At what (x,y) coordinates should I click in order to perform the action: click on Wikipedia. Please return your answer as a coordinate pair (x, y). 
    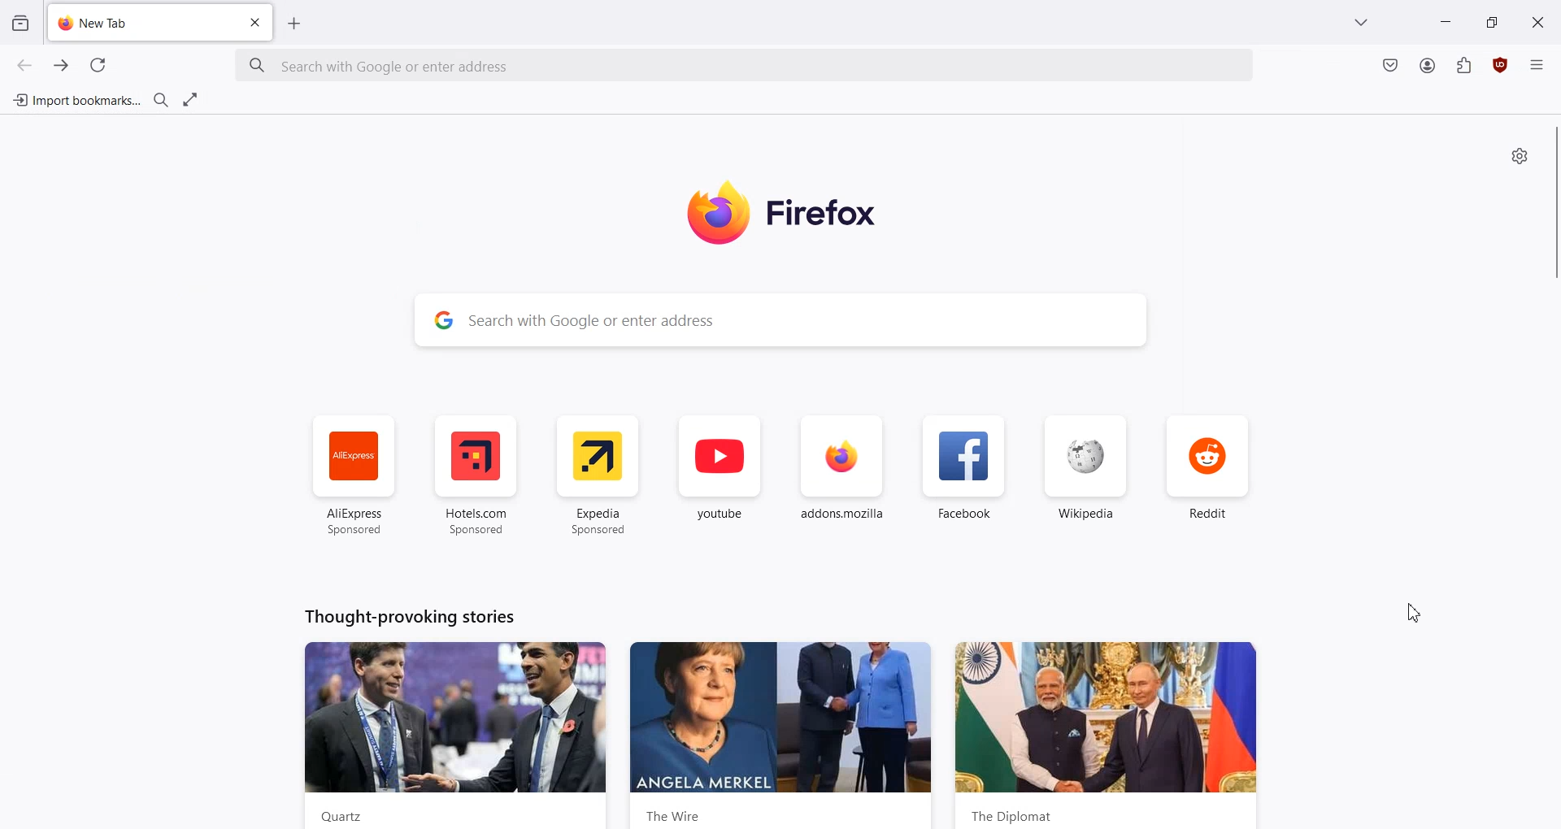
    Looking at the image, I should click on (1086, 475).